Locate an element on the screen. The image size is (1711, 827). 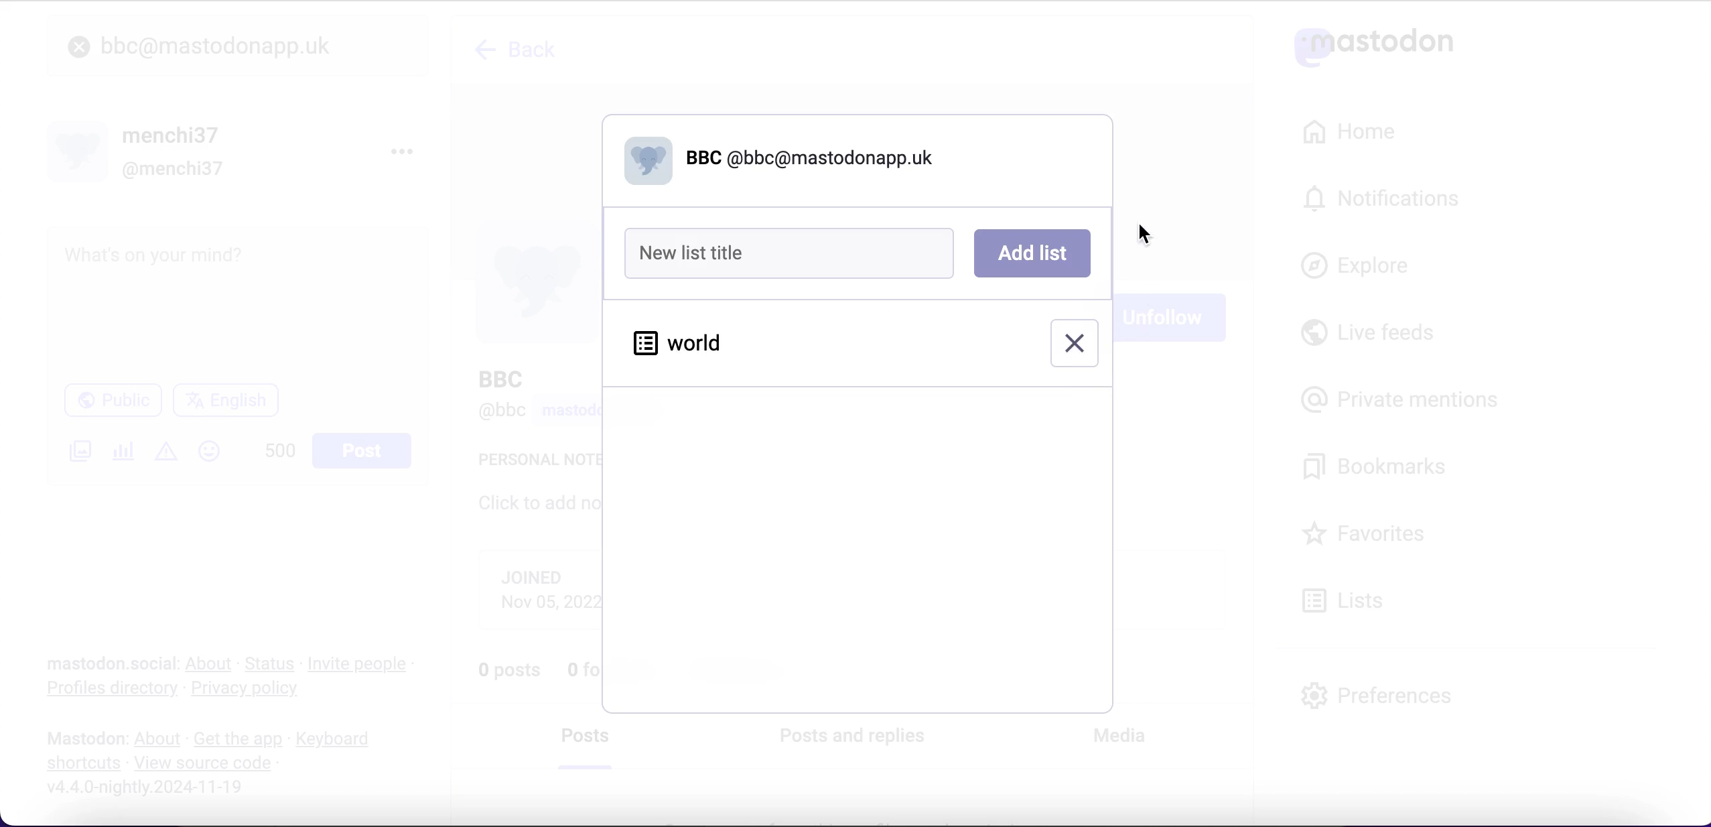
live feeds is located at coordinates (1369, 337).